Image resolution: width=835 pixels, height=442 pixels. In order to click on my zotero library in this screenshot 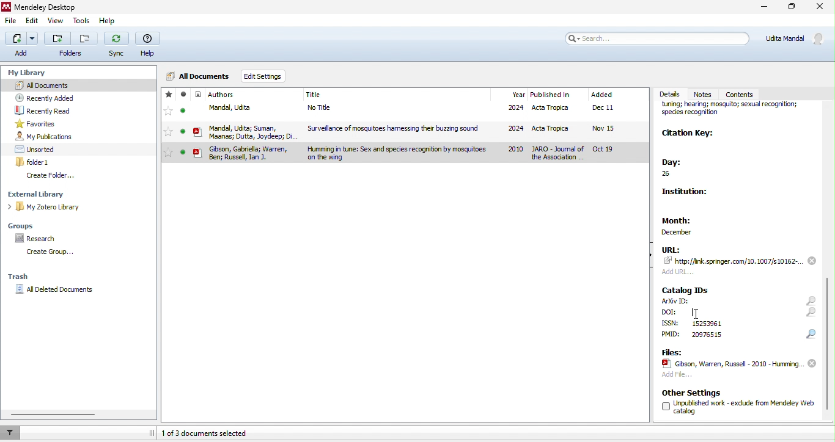, I will do `click(46, 208)`.